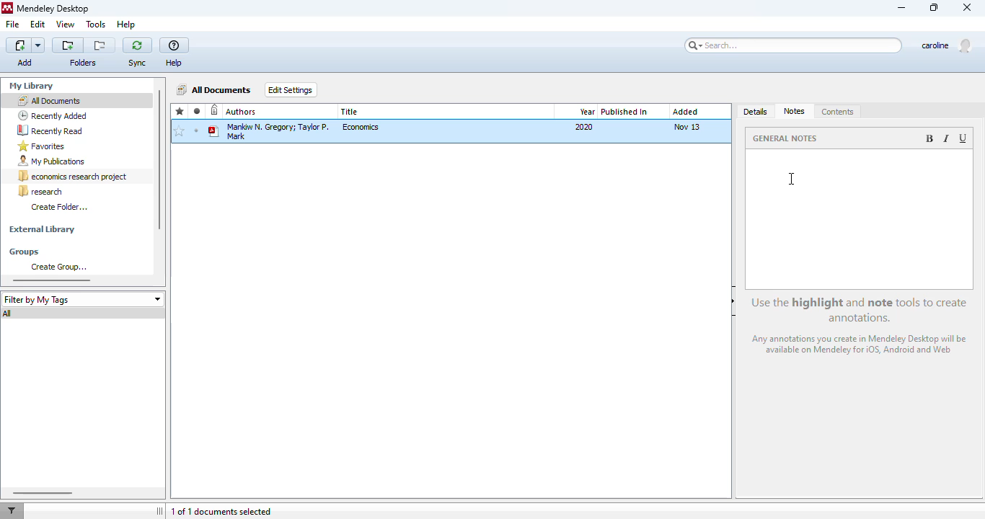  I want to click on read/unread, so click(198, 111).